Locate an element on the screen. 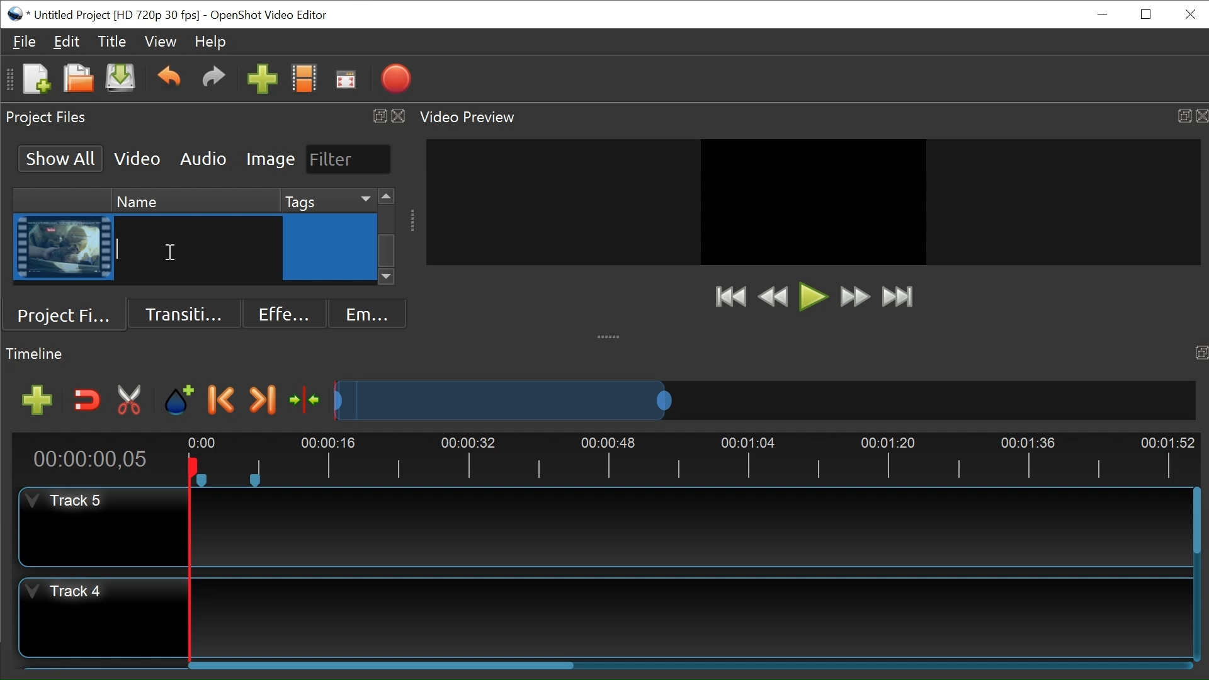 Image resolution: width=1209 pixels, height=680 pixels. Image is located at coordinates (271, 160).